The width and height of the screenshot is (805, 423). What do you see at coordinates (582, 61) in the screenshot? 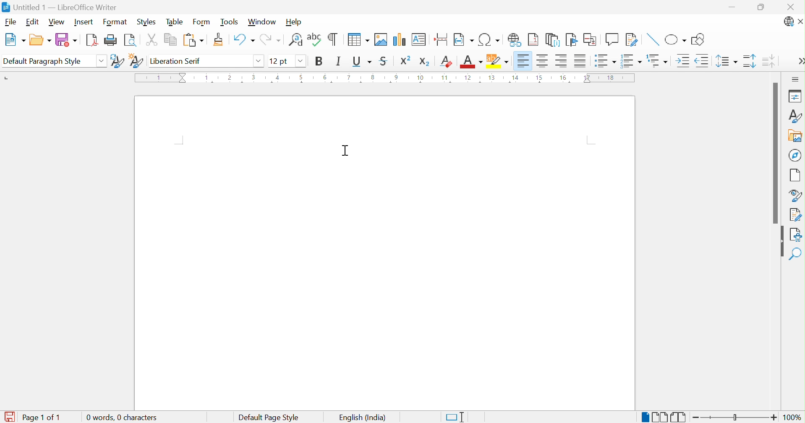
I see `Justified` at bounding box center [582, 61].